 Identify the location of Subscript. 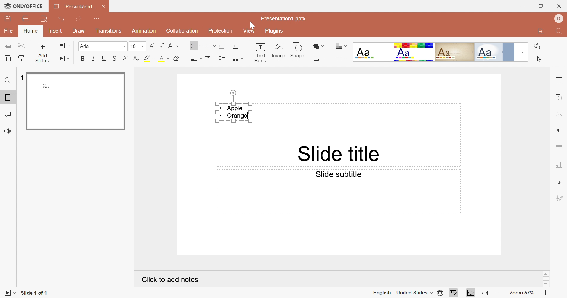
(126, 59).